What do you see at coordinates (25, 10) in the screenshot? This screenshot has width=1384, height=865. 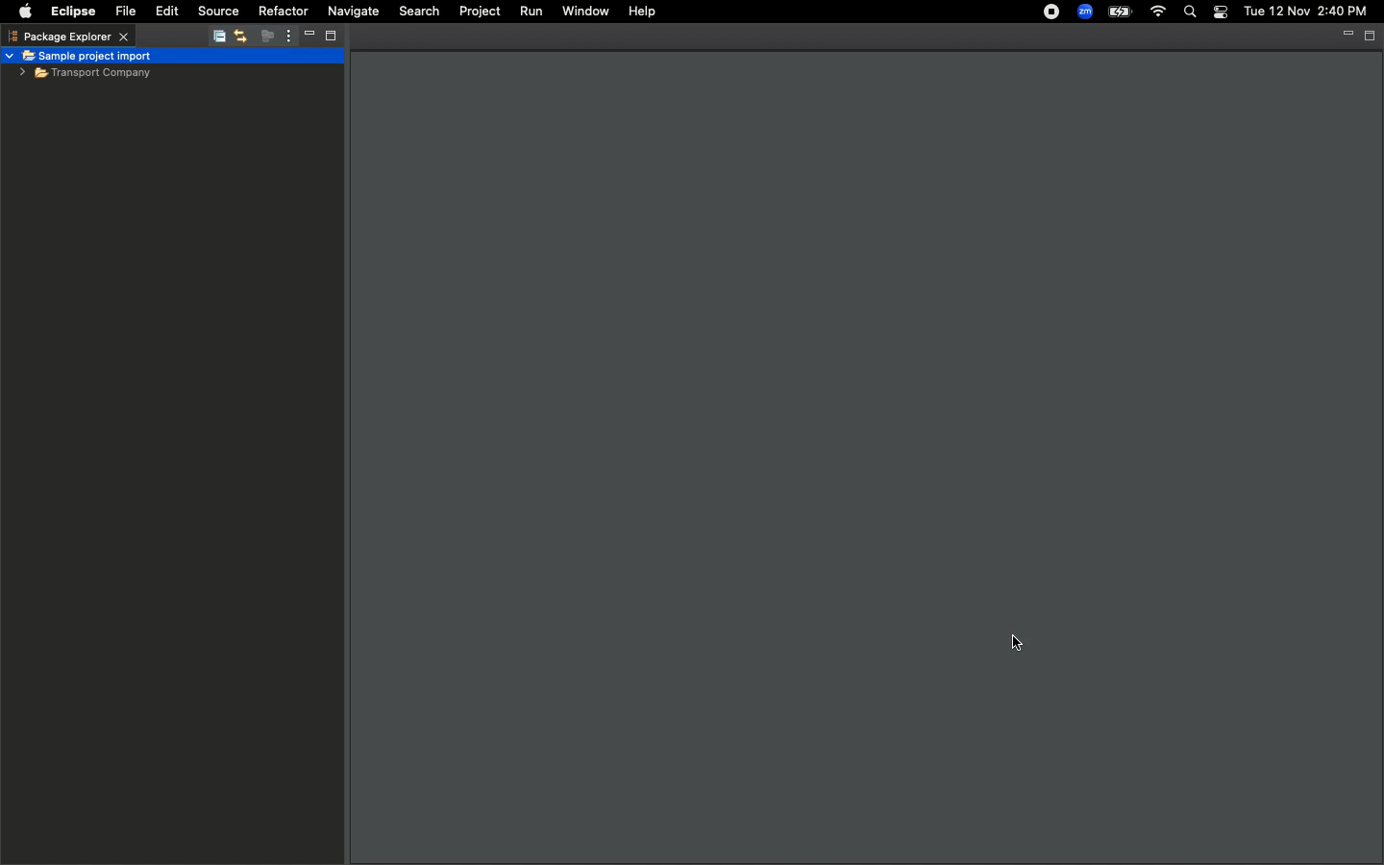 I see `Apple logo` at bounding box center [25, 10].